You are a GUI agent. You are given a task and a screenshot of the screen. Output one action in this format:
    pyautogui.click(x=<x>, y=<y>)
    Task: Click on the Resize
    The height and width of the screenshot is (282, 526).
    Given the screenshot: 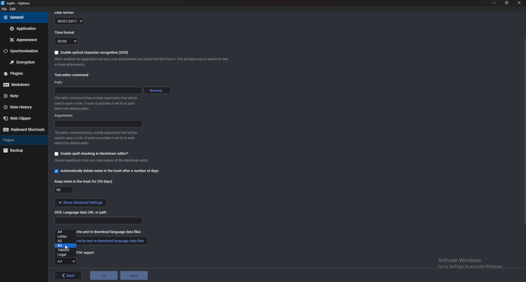 What is the action you would take?
    pyautogui.click(x=507, y=3)
    